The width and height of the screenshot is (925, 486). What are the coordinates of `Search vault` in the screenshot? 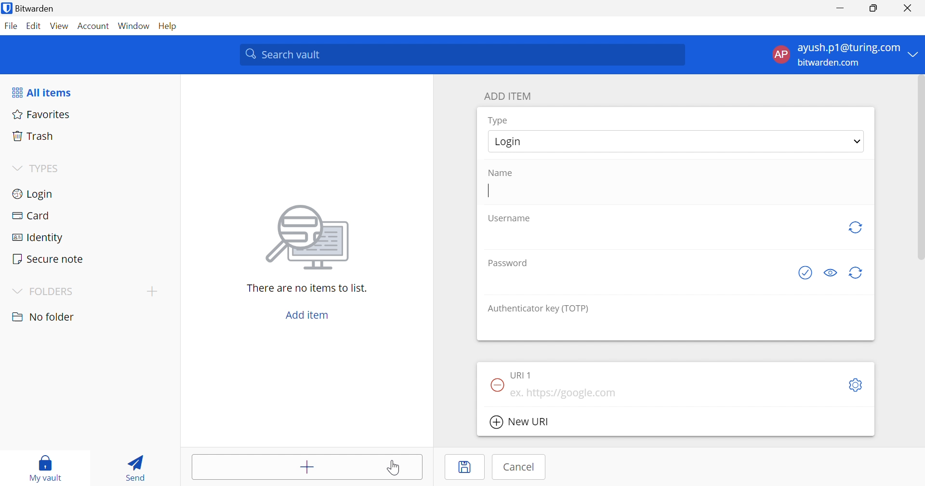 It's located at (464, 55).